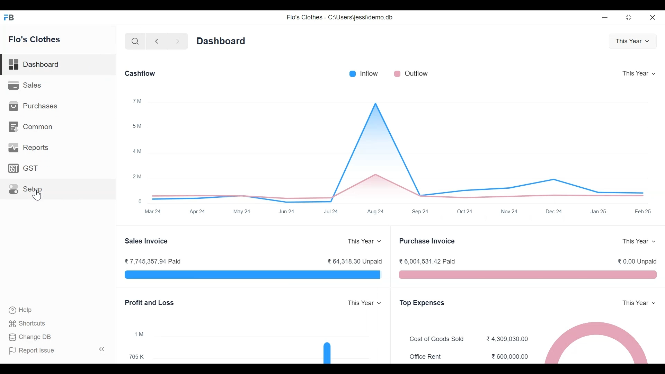 This screenshot has width=665, height=374. What do you see at coordinates (428, 241) in the screenshot?
I see `purchase invoice` at bounding box center [428, 241].